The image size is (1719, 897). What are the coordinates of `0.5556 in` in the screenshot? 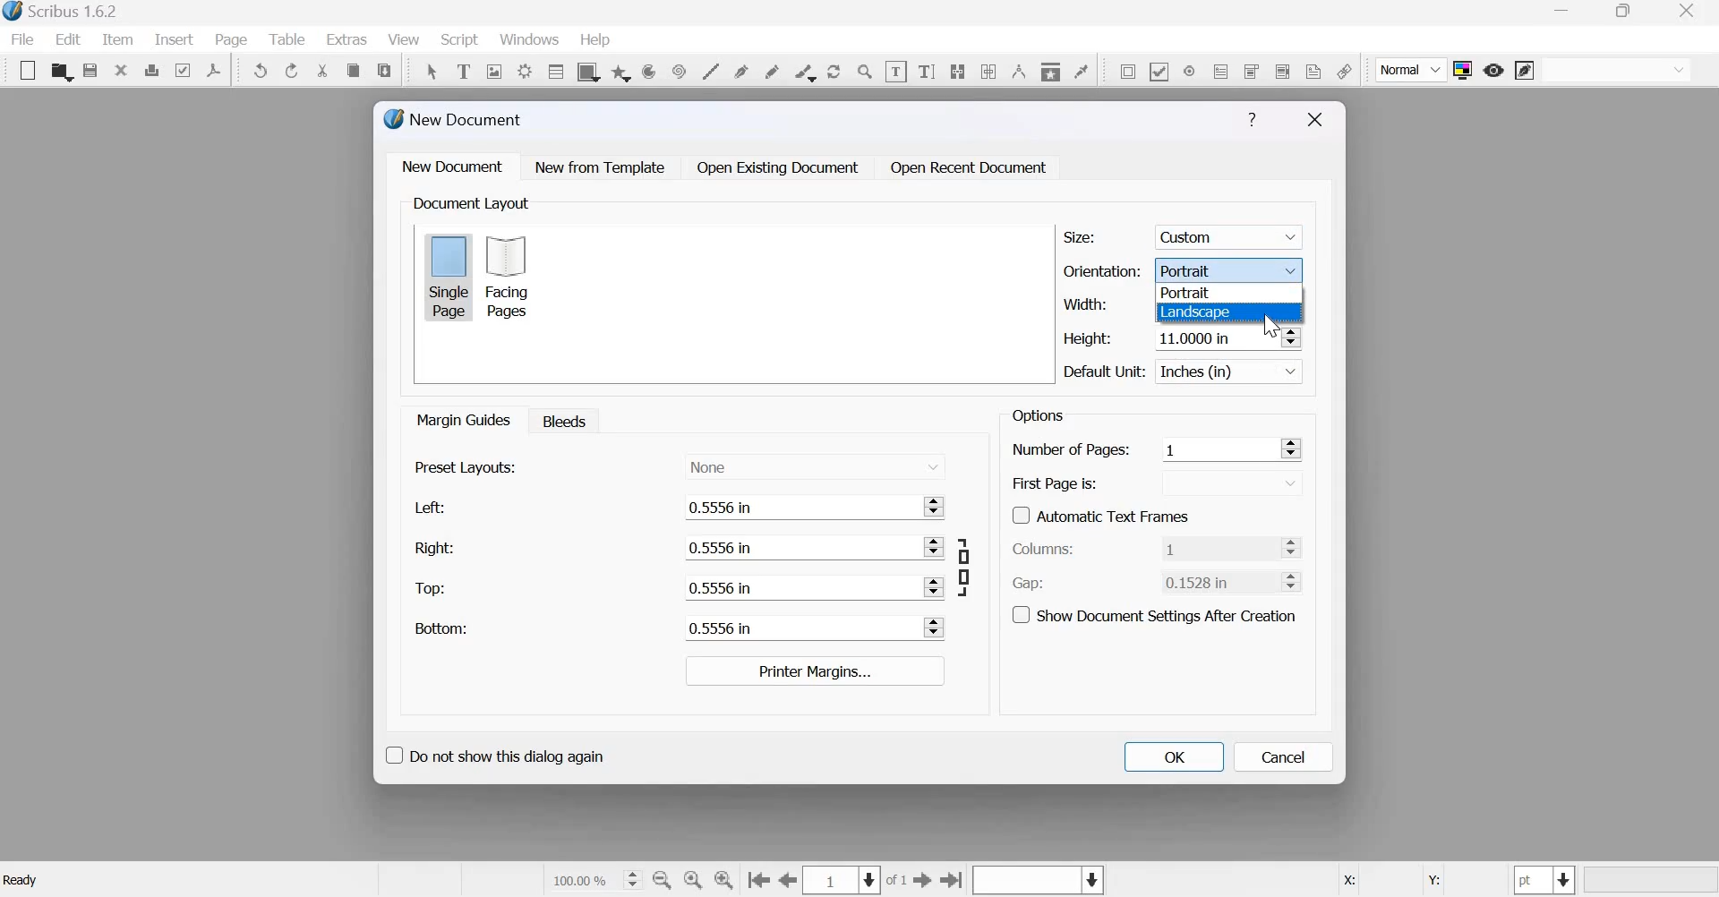 It's located at (799, 586).